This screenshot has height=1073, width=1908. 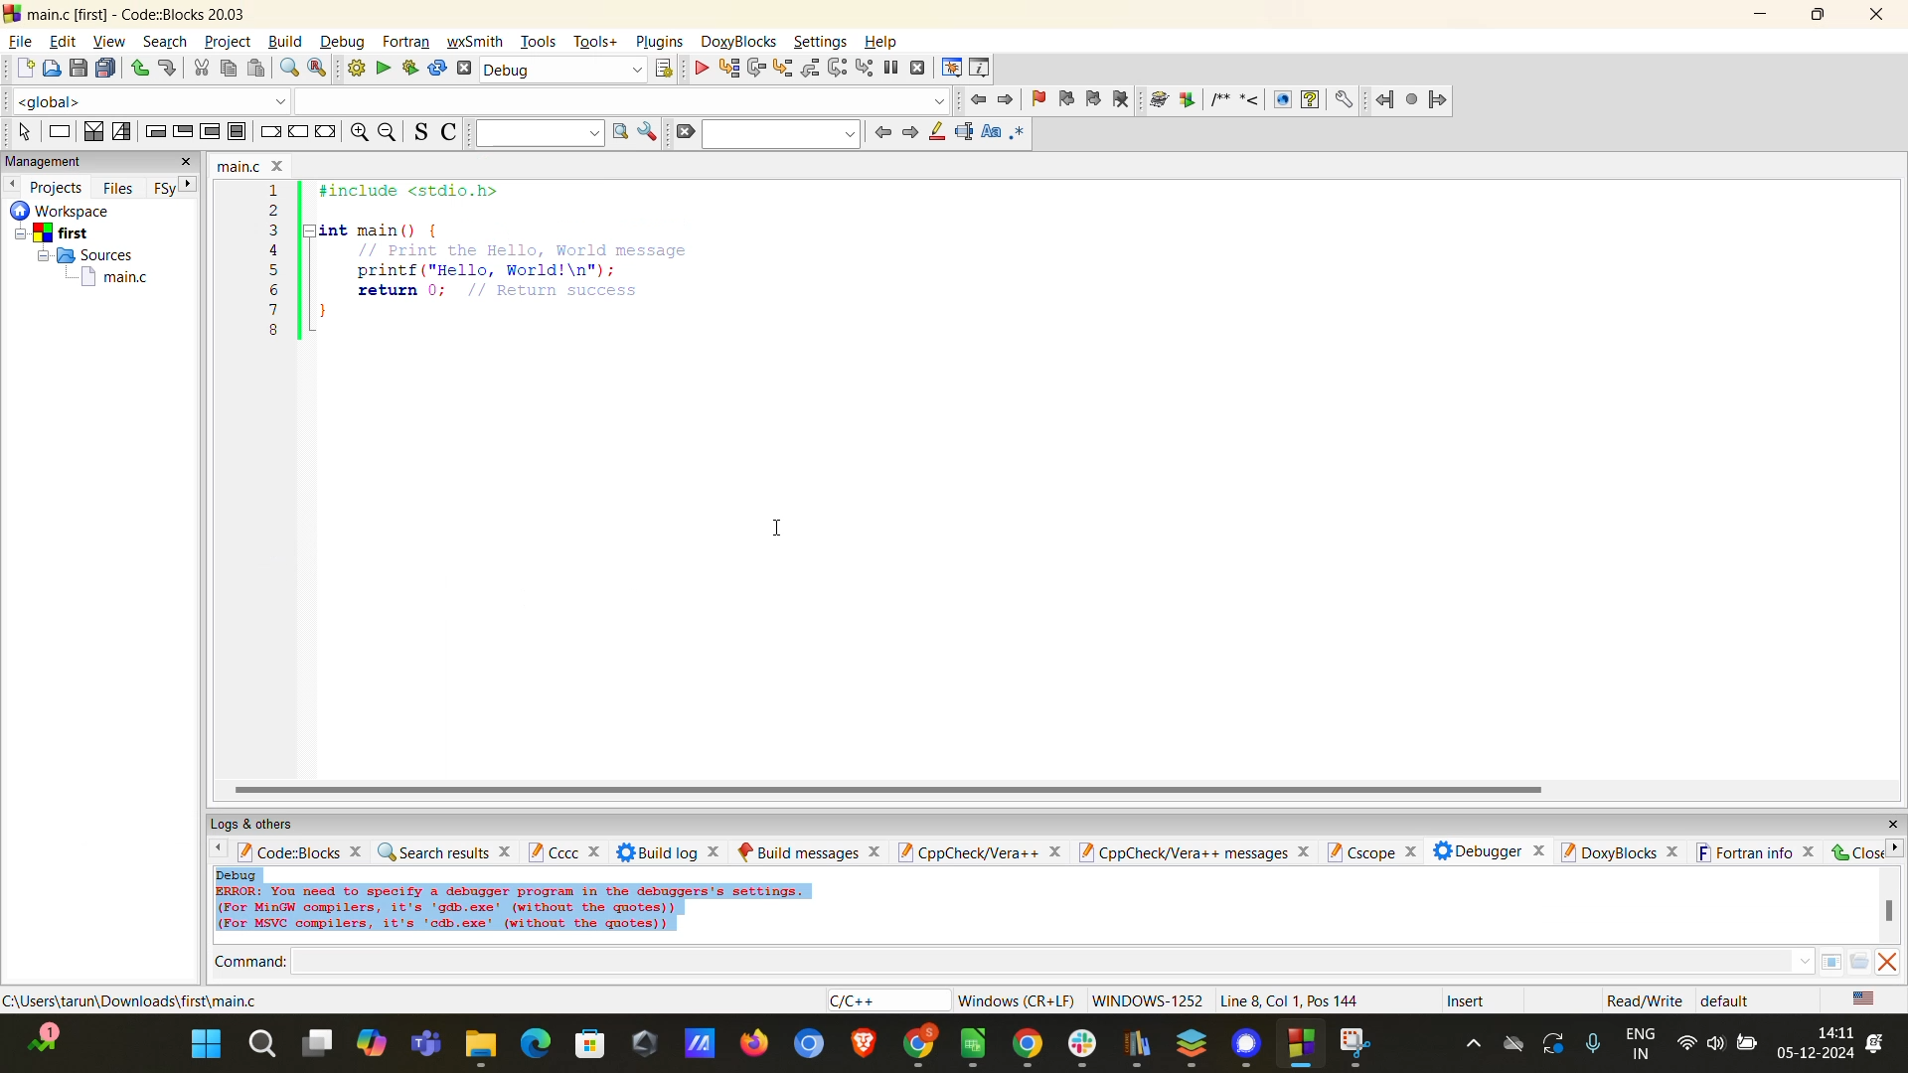 I want to click on sources, so click(x=85, y=255).